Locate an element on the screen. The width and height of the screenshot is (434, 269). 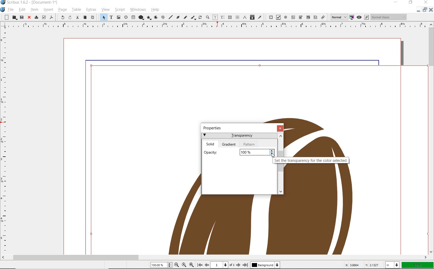
edit contents of frame is located at coordinates (215, 18).